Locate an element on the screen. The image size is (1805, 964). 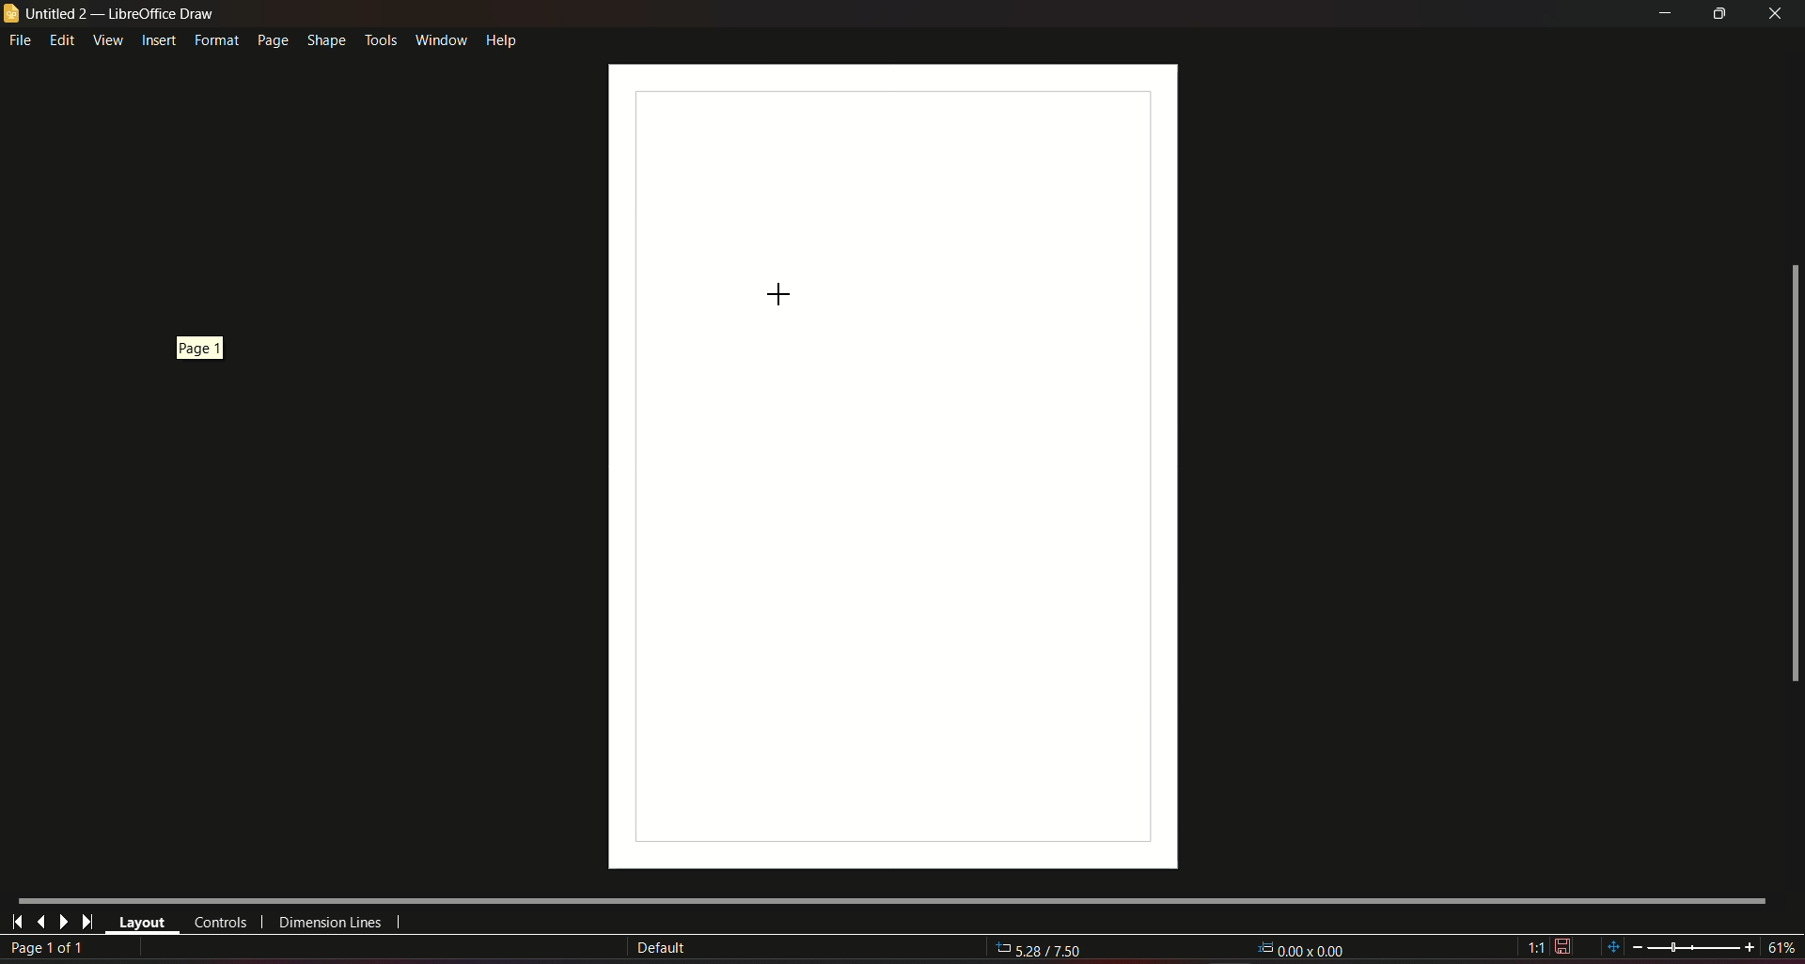
tools is located at coordinates (380, 38).